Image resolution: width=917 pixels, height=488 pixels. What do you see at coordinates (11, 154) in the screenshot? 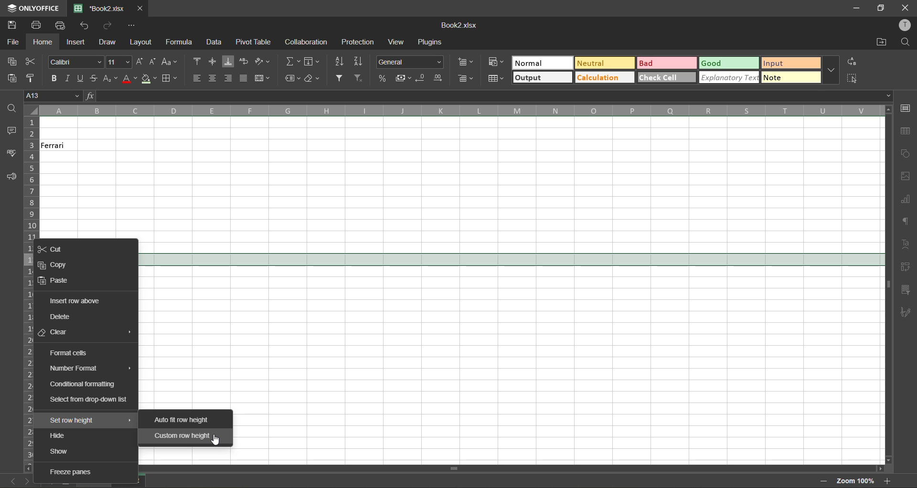
I see `spellcheck` at bounding box center [11, 154].